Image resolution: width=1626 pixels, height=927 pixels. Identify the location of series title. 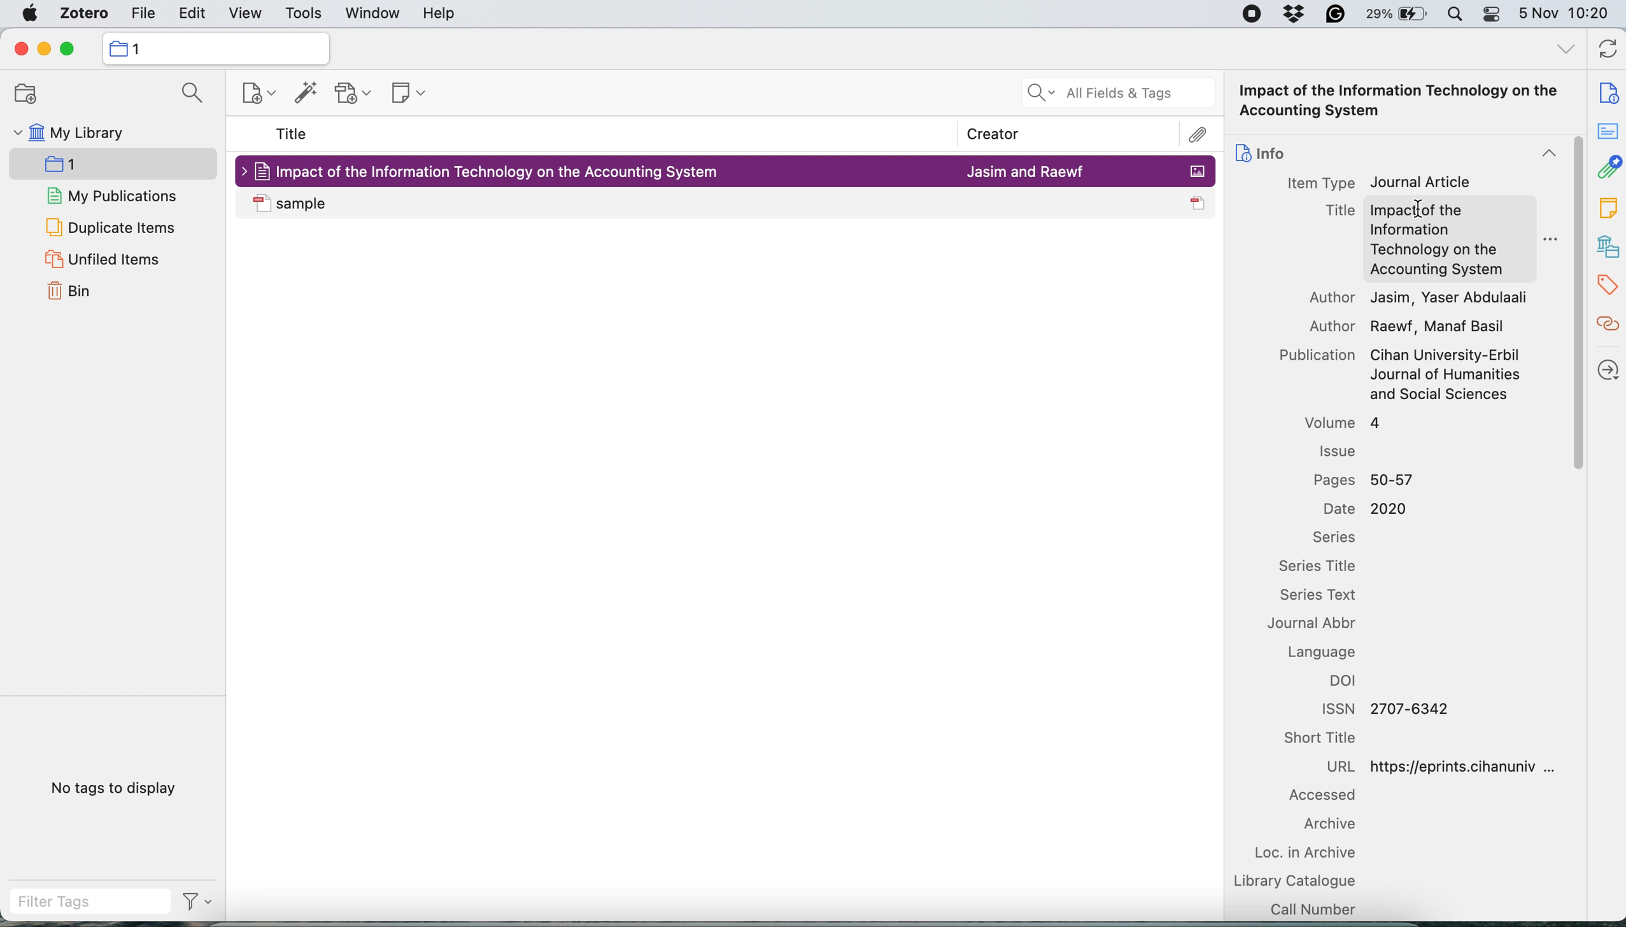
(1322, 568).